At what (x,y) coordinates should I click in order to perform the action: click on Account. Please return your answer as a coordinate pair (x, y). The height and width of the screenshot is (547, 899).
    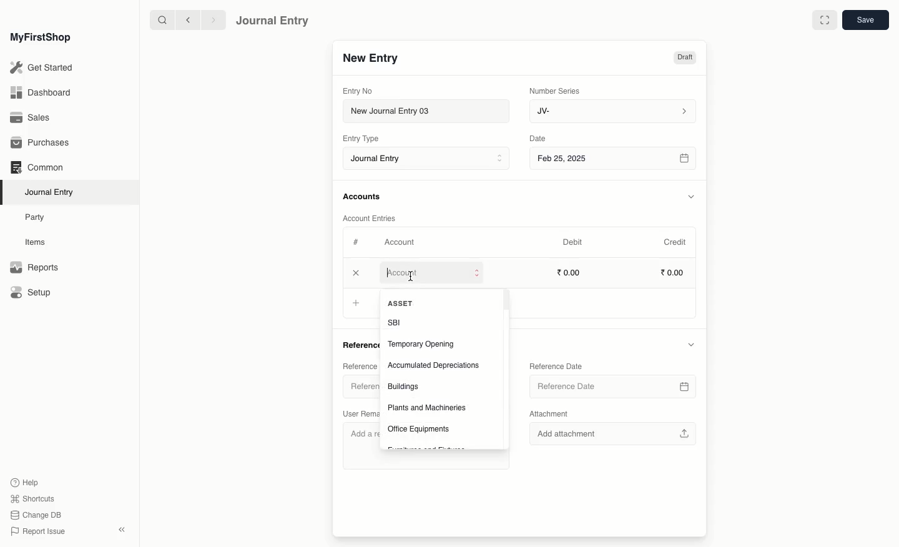
    Looking at the image, I should click on (433, 275).